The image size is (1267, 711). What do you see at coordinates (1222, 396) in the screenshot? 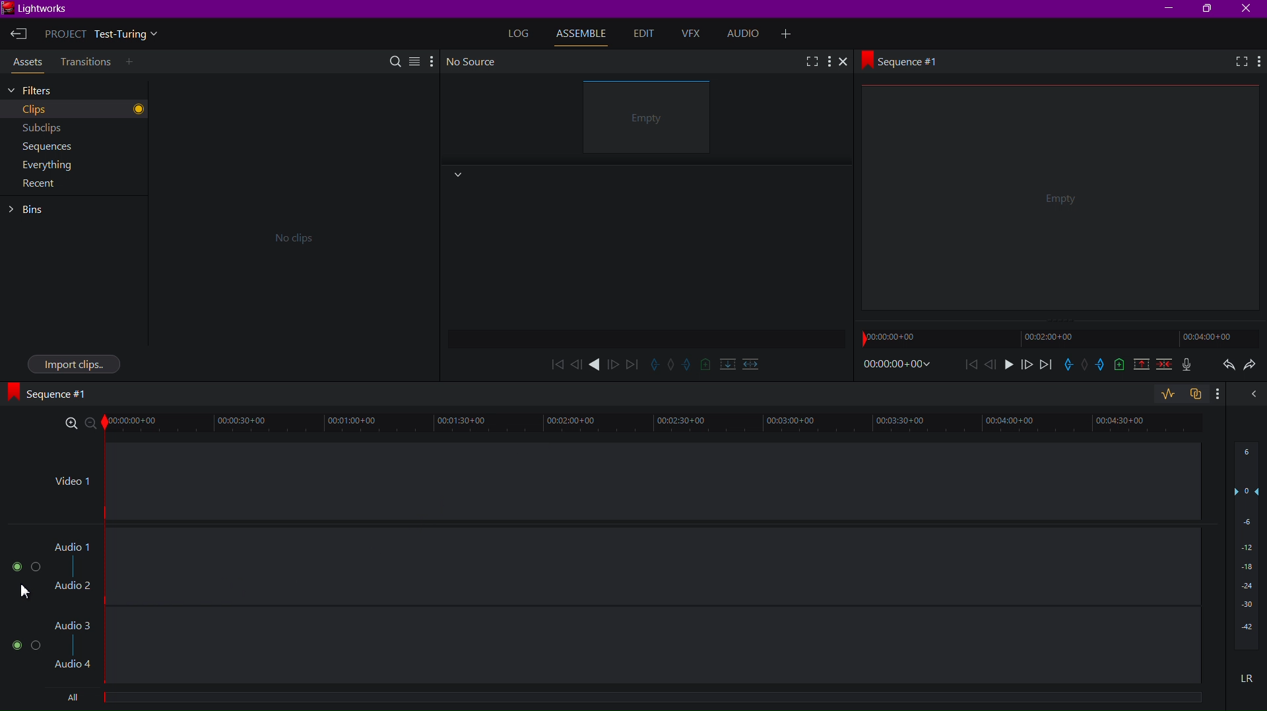
I see `More` at bounding box center [1222, 396].